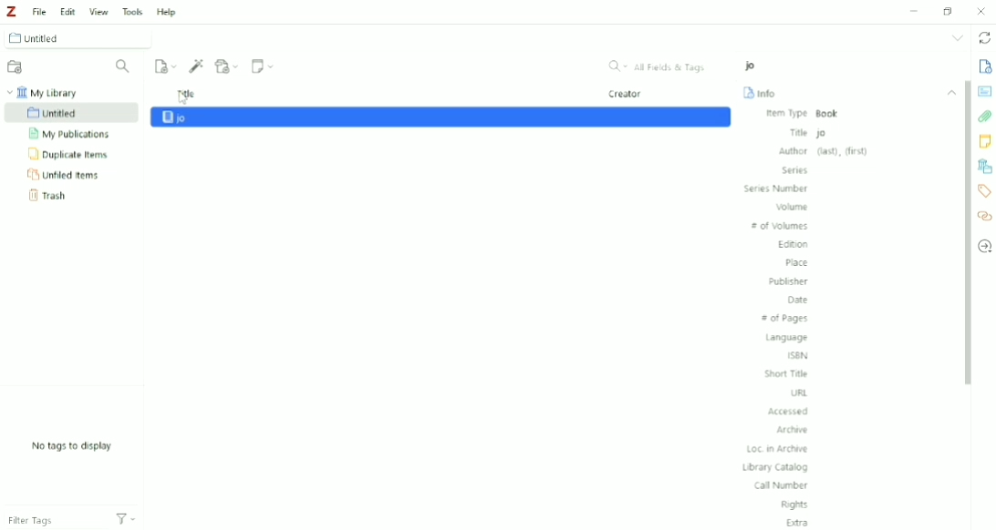 Image resolution: width=996 pixels, height=530 pixels. Describe the element at coordinates (659, 66) in the screenshot. I see `All Fields & Tags` at that location.